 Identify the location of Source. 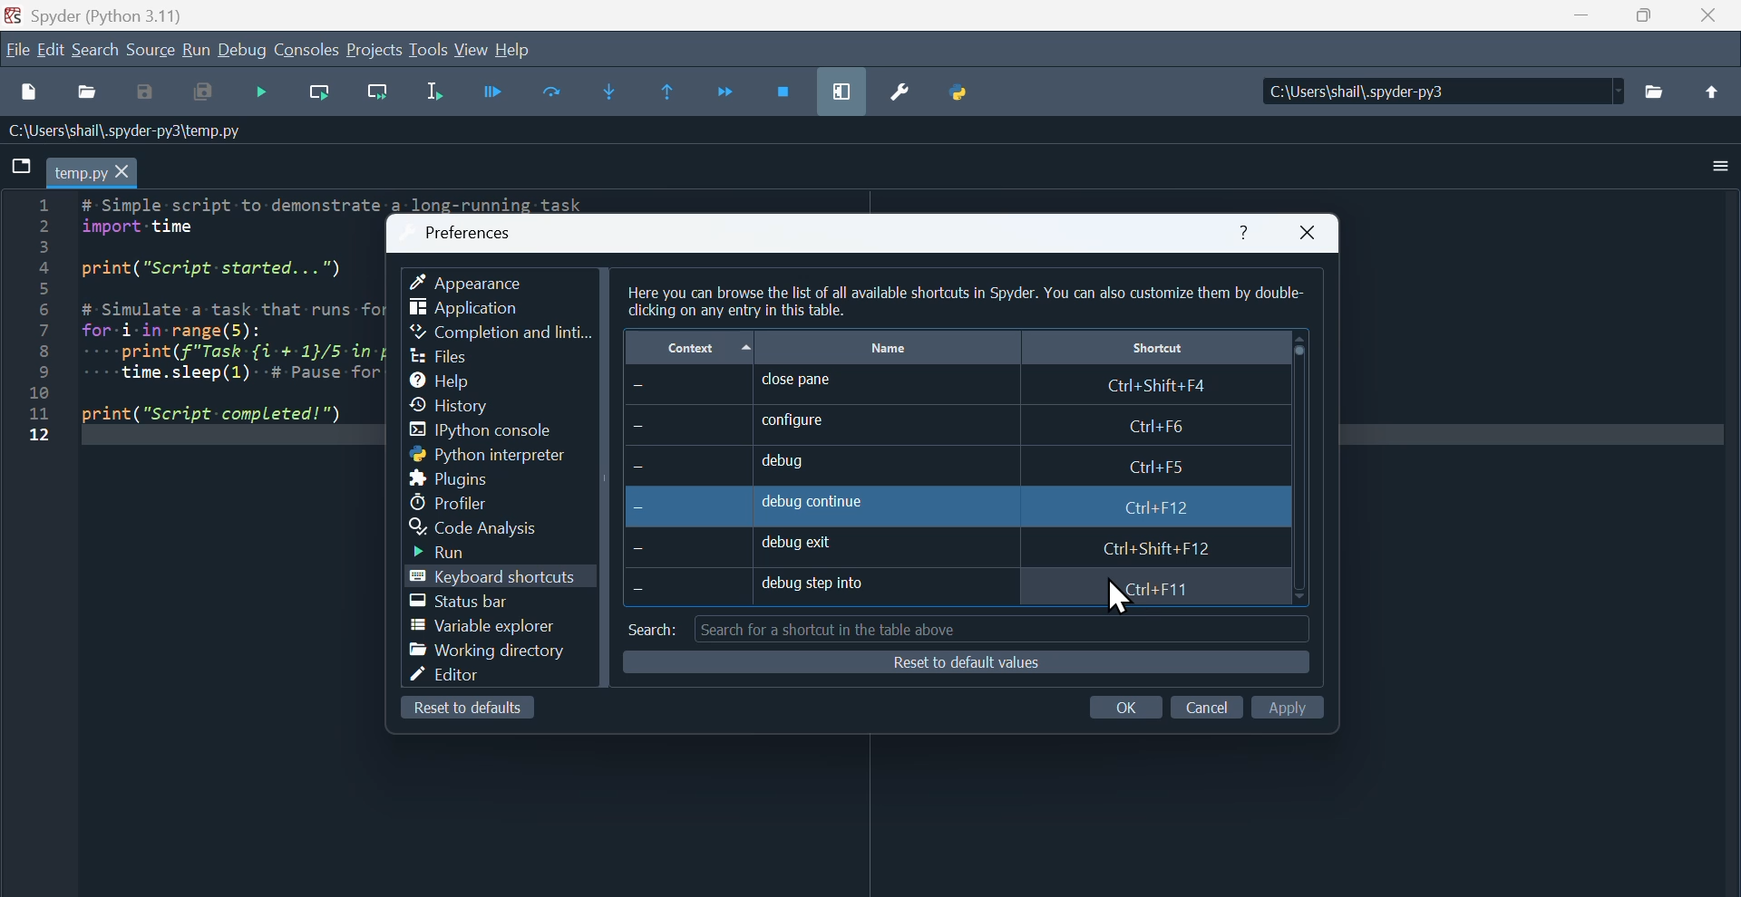
(151, 52).